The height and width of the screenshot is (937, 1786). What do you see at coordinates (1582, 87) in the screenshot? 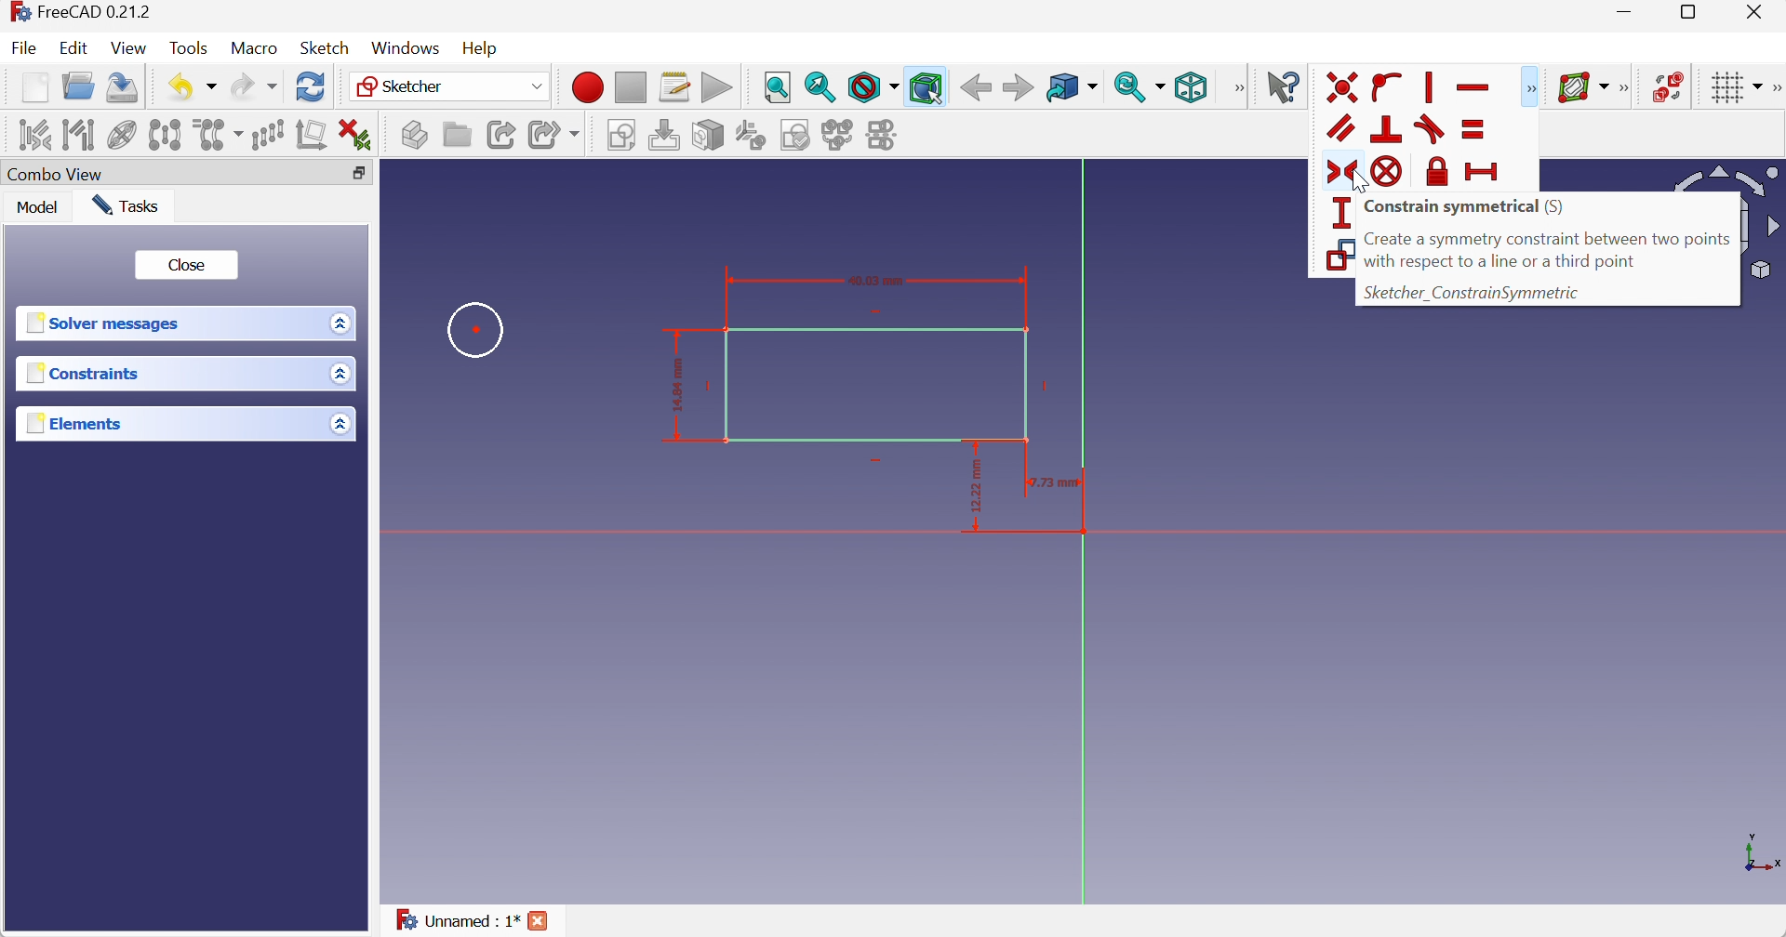
I see `[Show/hide B-spline information layer]` at bounding box center [1582, 87].